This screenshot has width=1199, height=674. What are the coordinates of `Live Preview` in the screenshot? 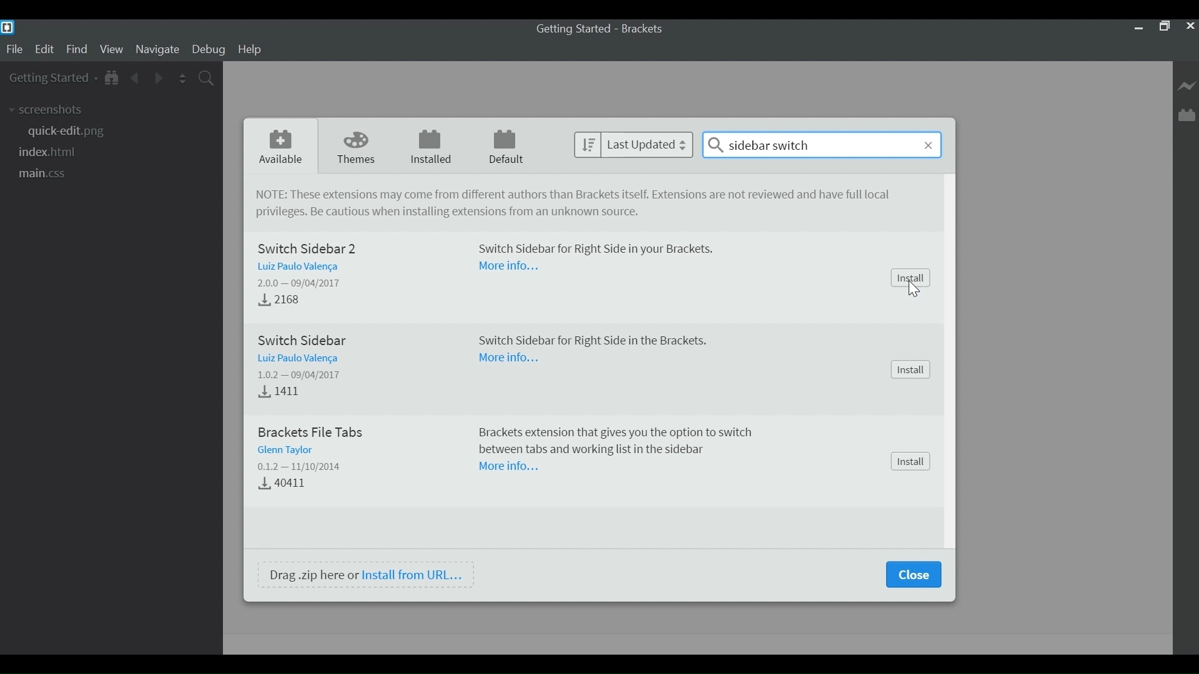 It's located at (1188, 84).